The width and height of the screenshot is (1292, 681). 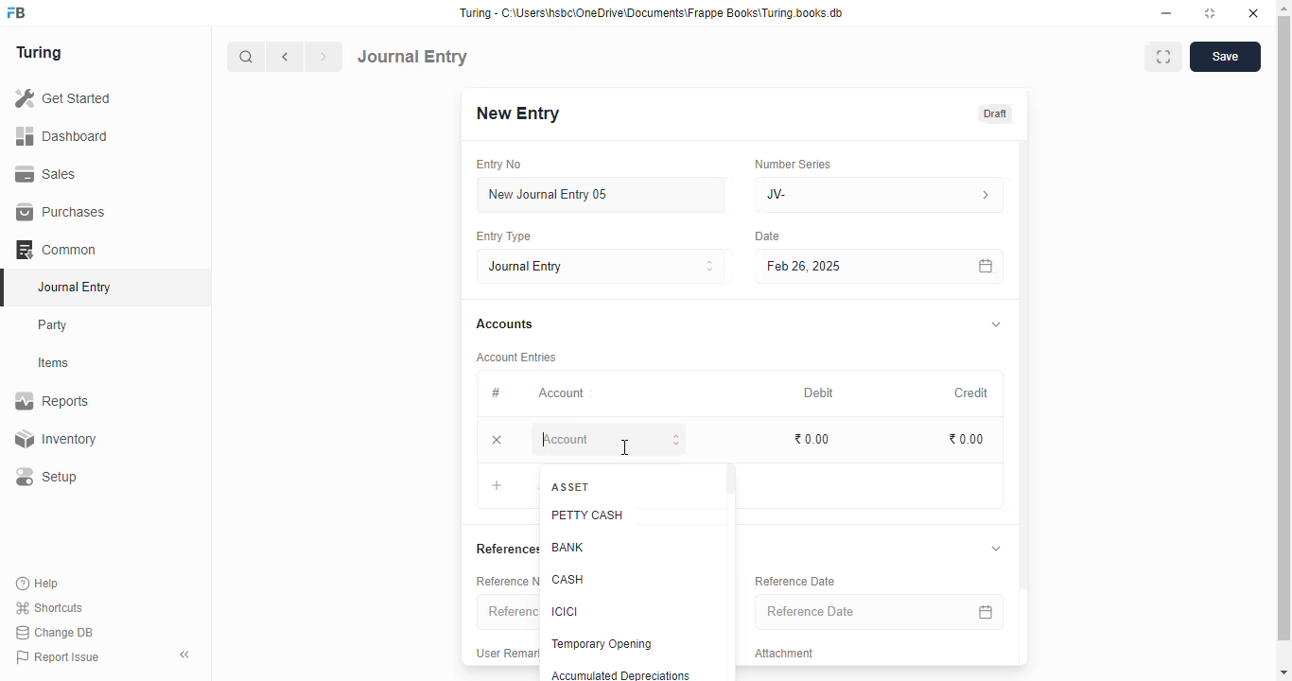 I want to click on accounts, so click(x=504, y=324).